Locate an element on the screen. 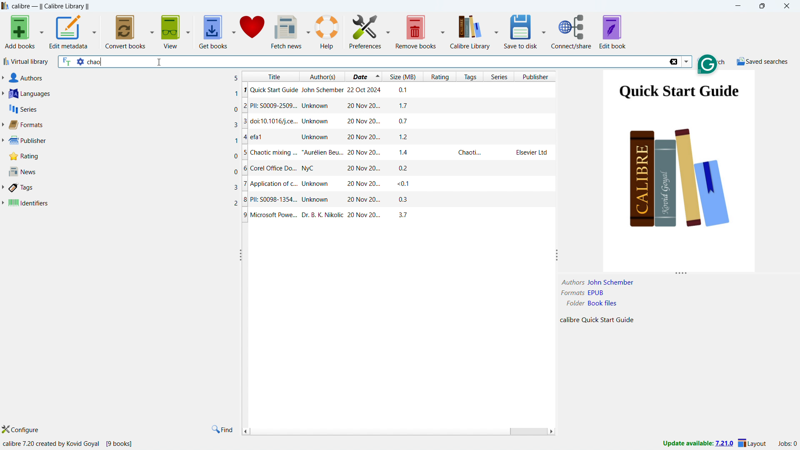 This screenshot has height=450, width=800. formats is located at coordinates (123, 125).